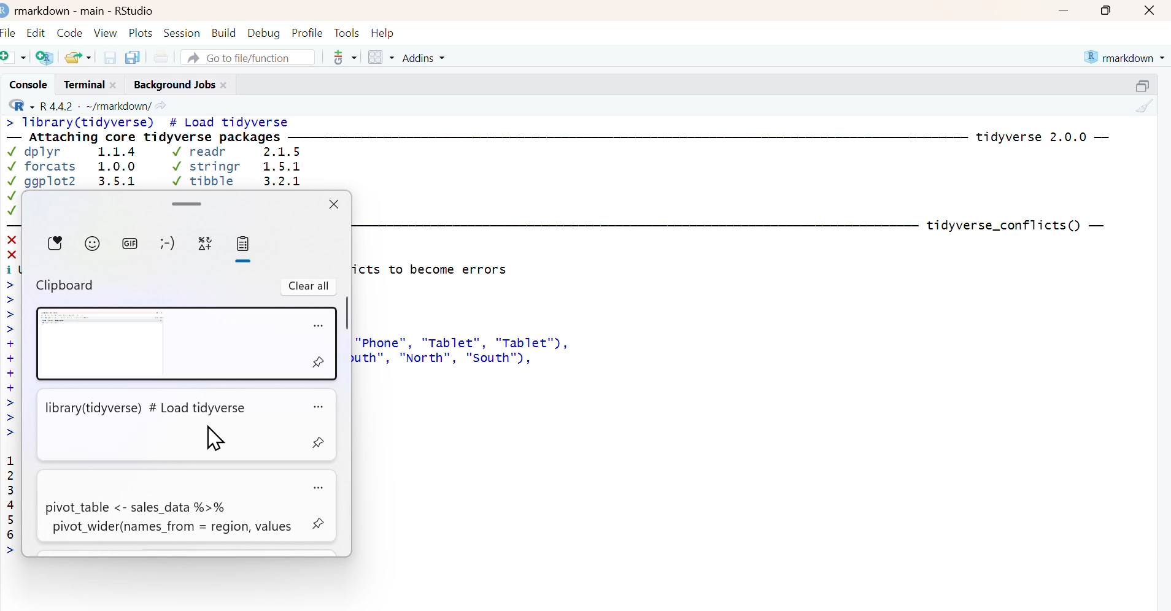  What do you see at coordinates (167, 505) in the screenshot?
I see `pivot_table <- sales_data %>%
pivot_wider(names_from = region, values` at bounding box center [167, 505].